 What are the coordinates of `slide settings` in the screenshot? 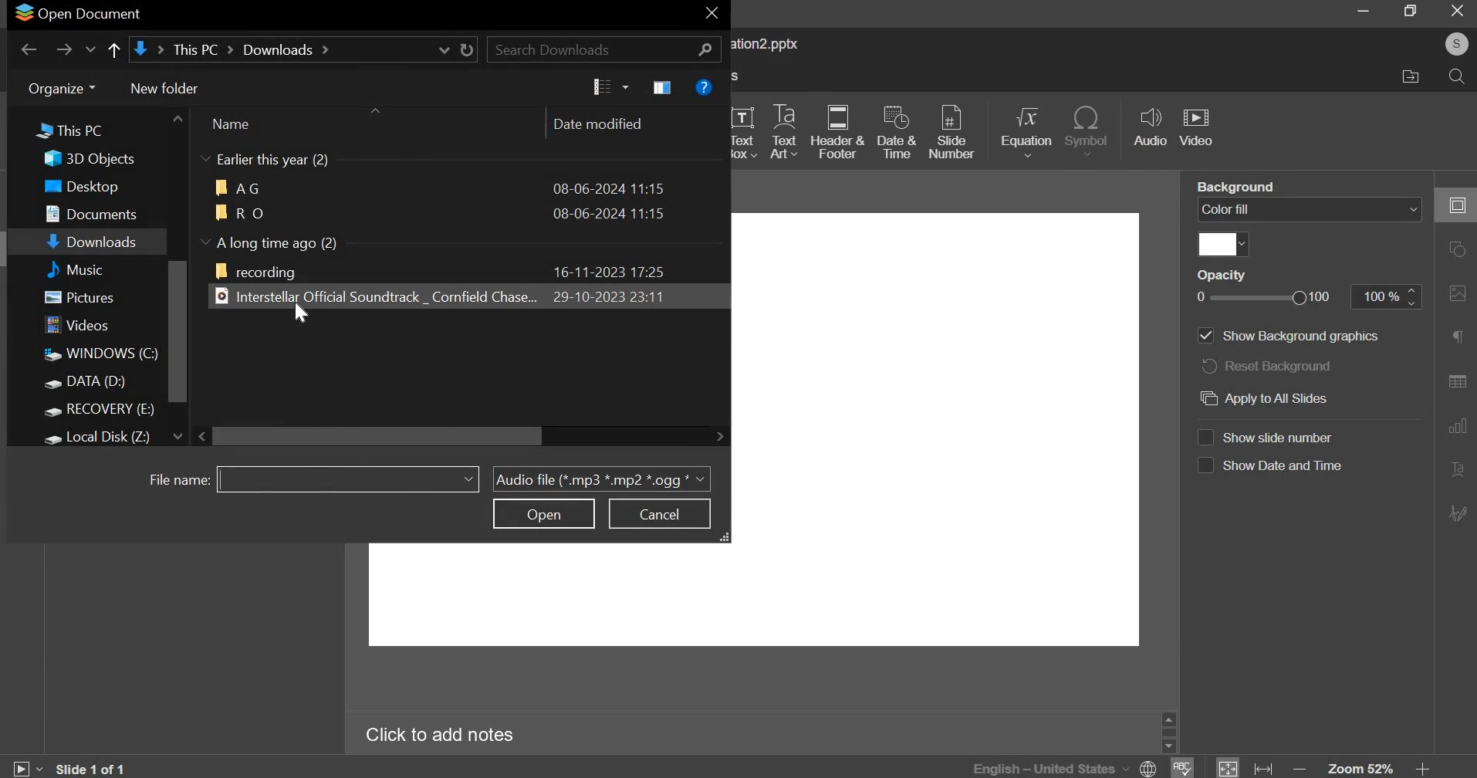 It's located at (1456, 205).